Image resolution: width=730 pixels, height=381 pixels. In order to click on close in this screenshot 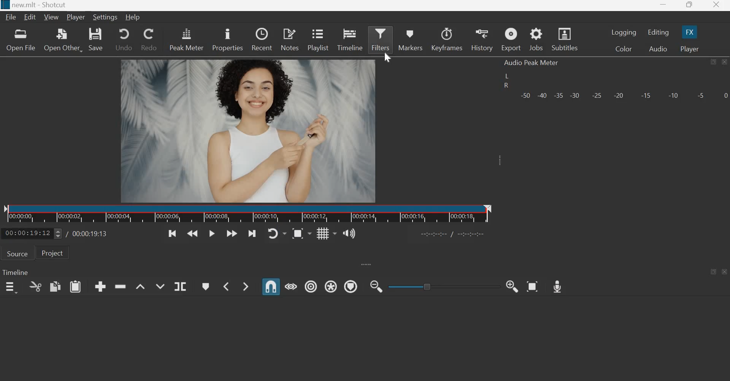, I will do `click(716, 6)`.